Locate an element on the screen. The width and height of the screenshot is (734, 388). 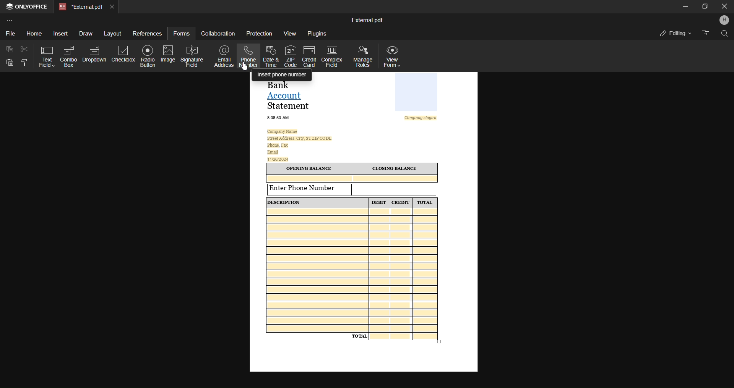
phone number is located at coordinates (248, 55).